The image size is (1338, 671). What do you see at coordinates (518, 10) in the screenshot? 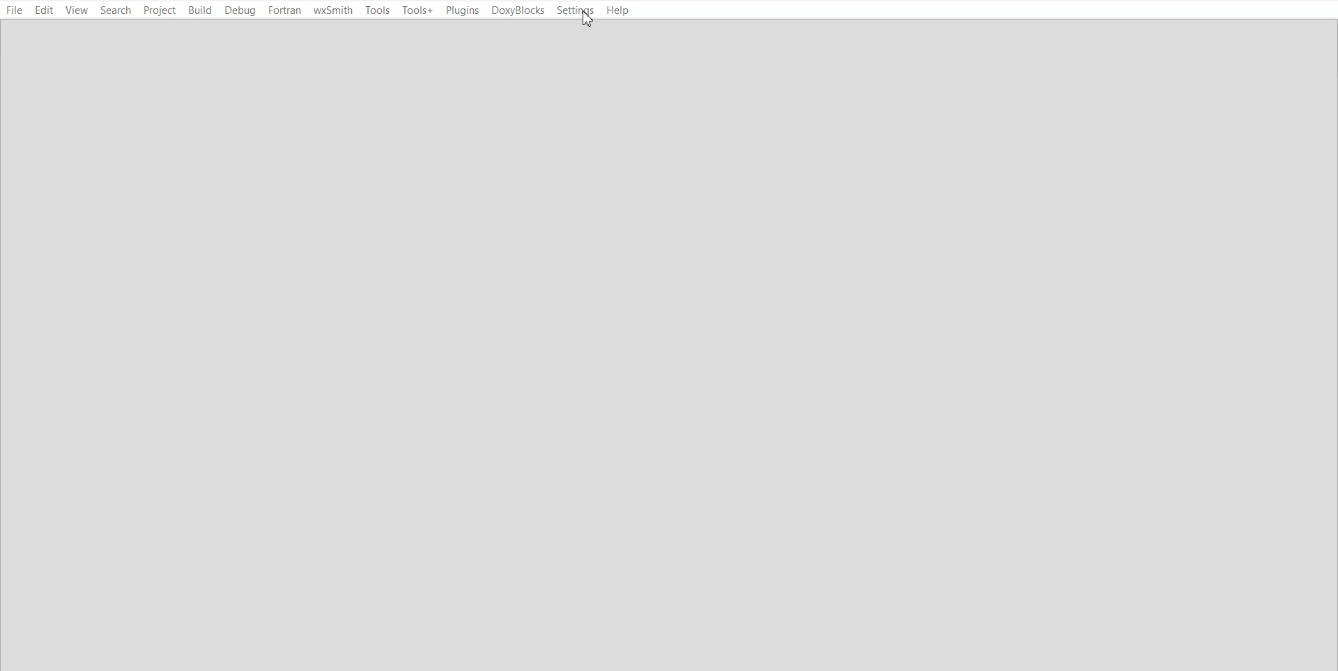
I see `DoxyBlocks` at bounding box center [518, 10].